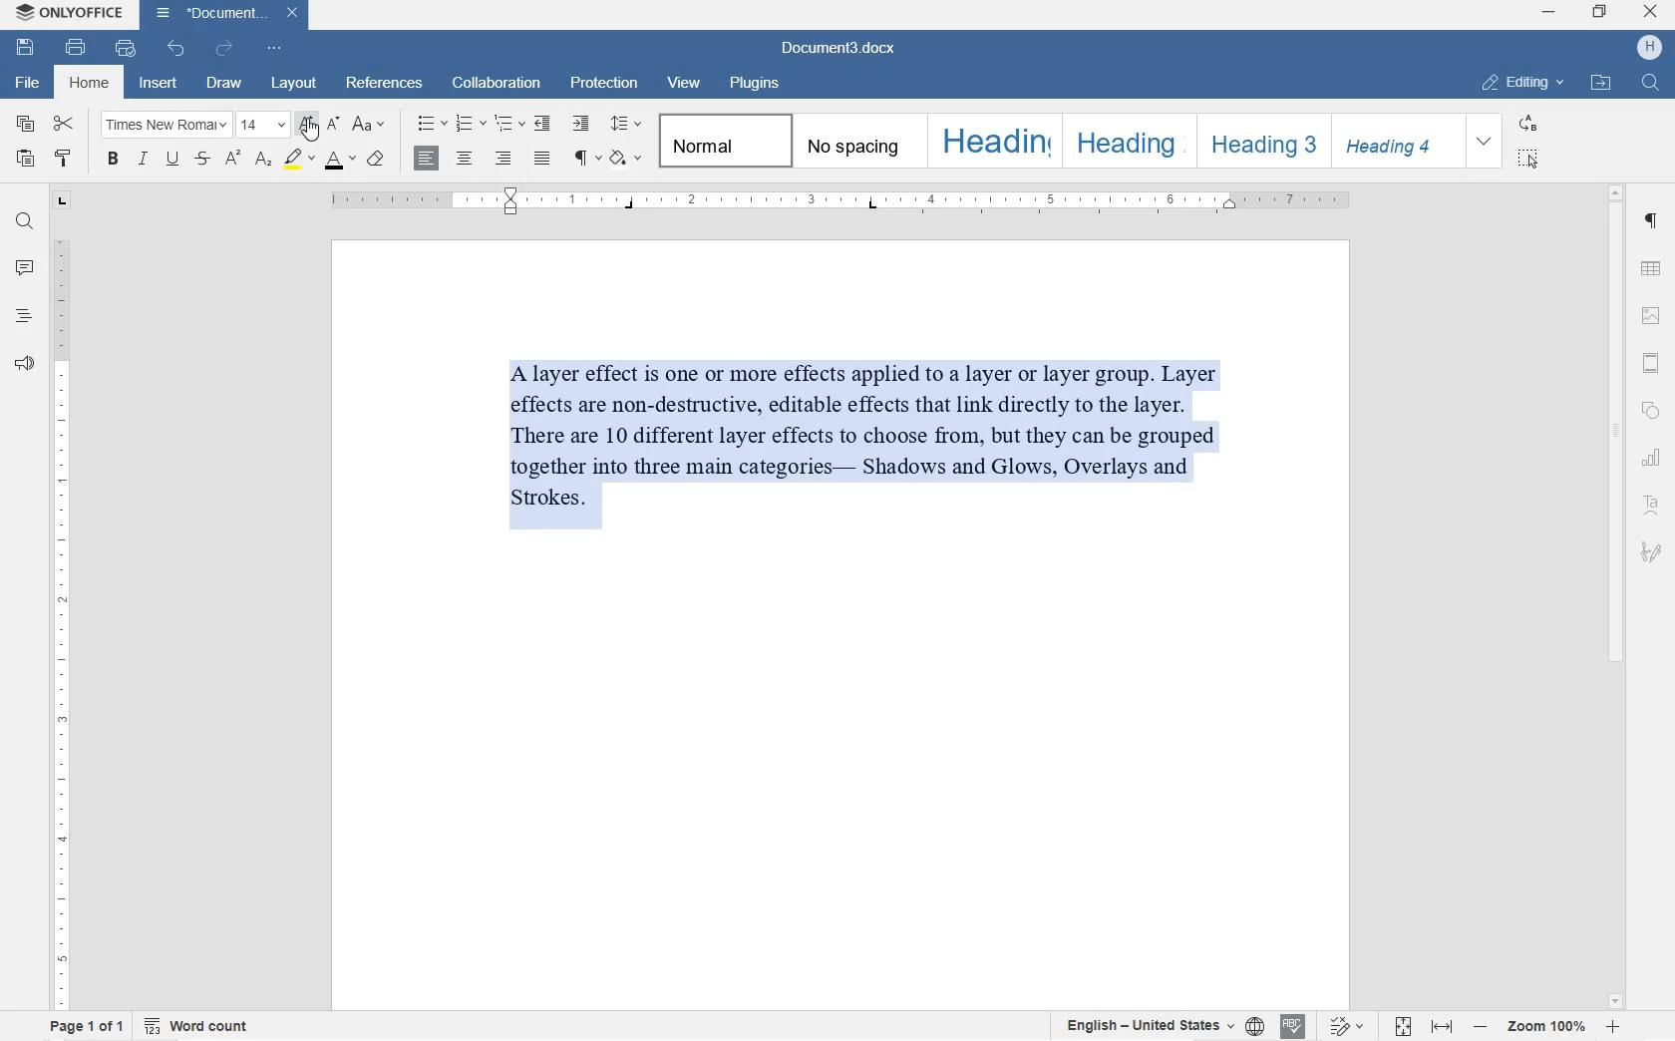 The image size is (1675, 1041). I want to click on Multilevel list, so click(507, 125).